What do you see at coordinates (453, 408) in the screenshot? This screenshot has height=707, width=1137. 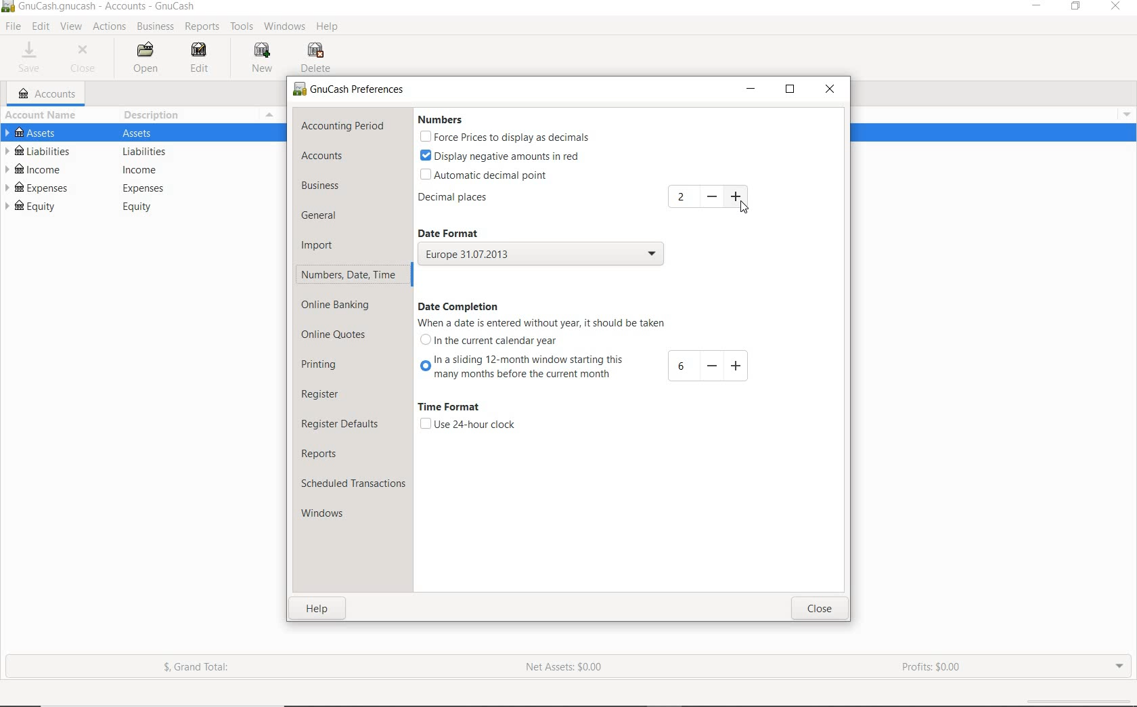 I see `time format` at bounding box center [453, 408].